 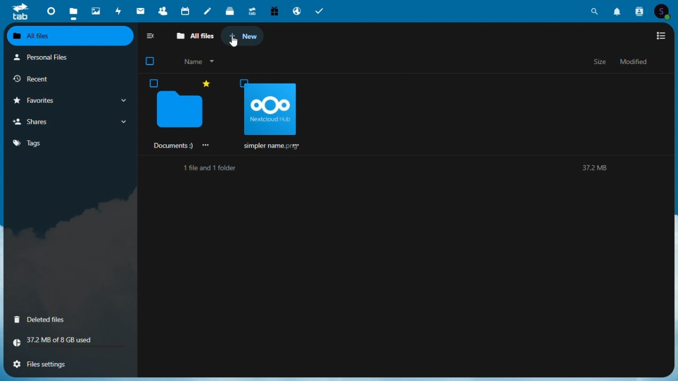 What do you see at coordinates (275, 10) in the screenshot?
I see `Free trial` at bounding box center [275, 10].